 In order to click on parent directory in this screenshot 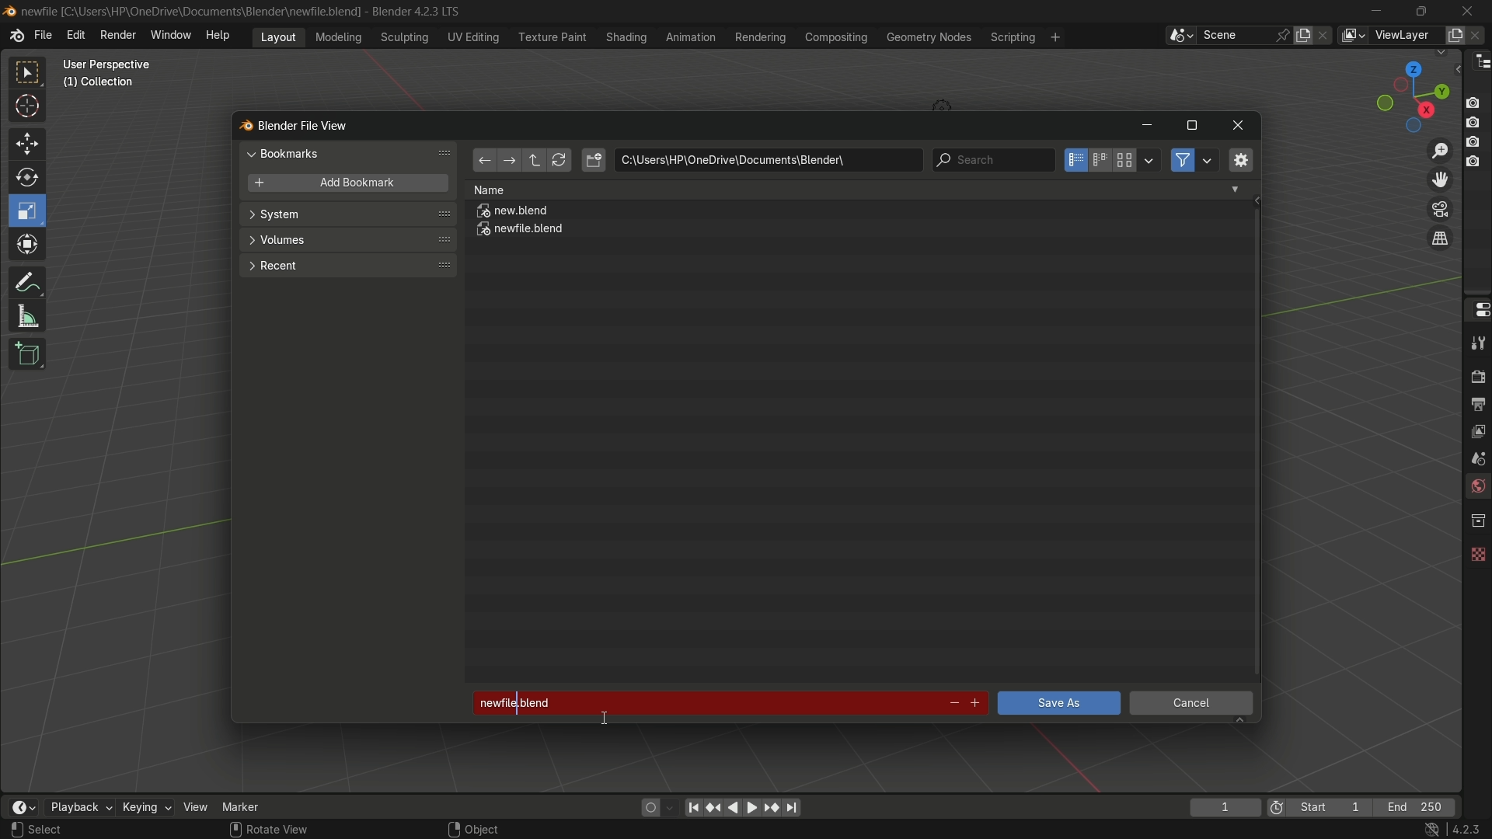, I will do `click(536, 160)`.